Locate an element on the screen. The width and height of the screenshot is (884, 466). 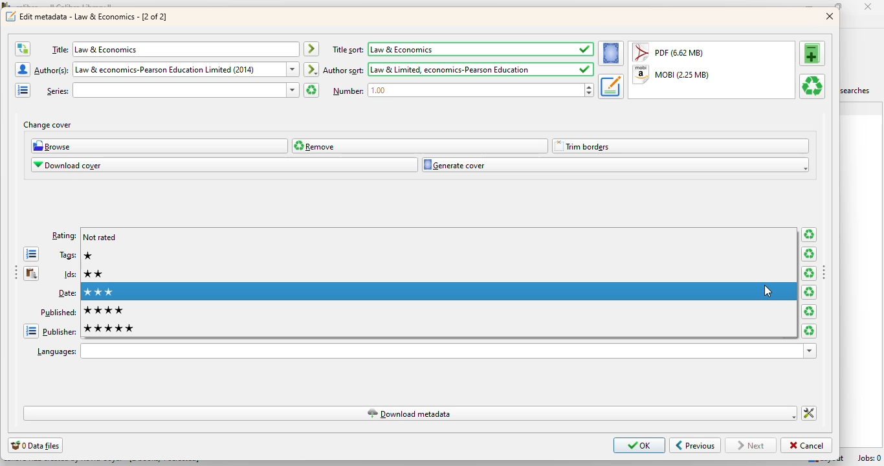
title: law & economics is located at coordinates (172, 49).